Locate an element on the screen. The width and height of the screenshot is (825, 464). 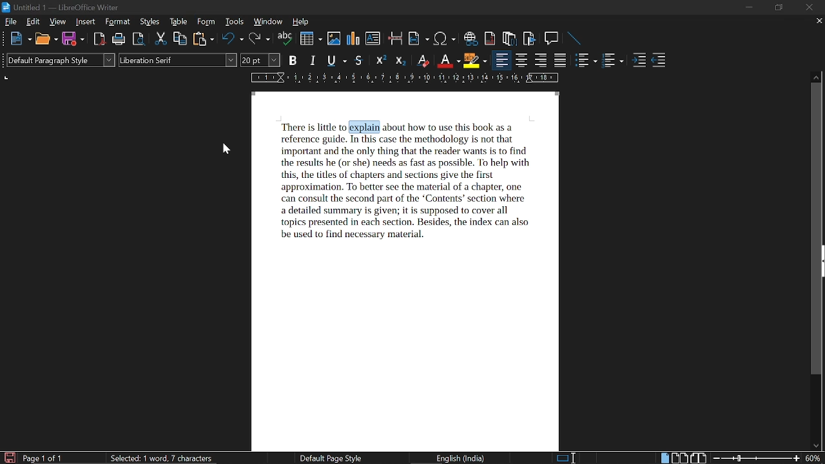
align right is located at coordinates (542, 61).